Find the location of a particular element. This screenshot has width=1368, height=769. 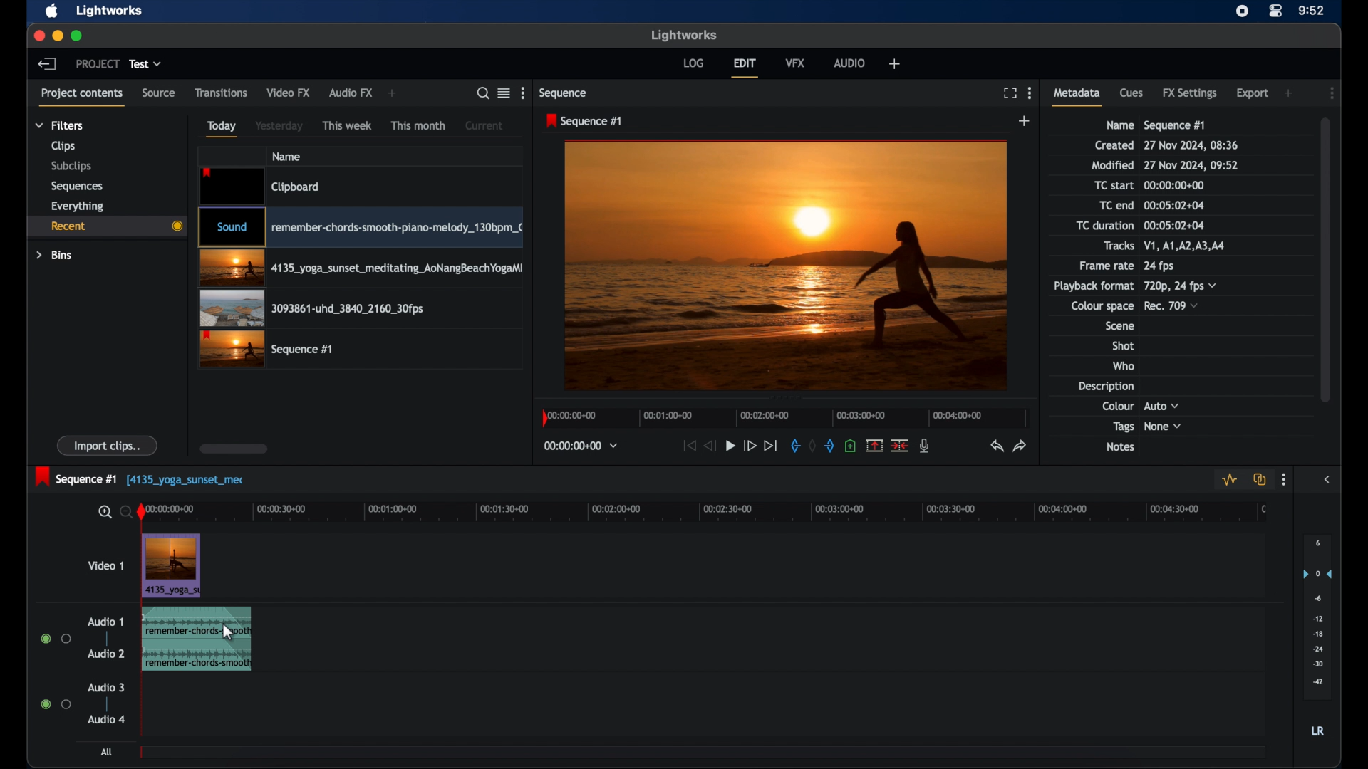

jump to end is located at coordinates (771, 446).